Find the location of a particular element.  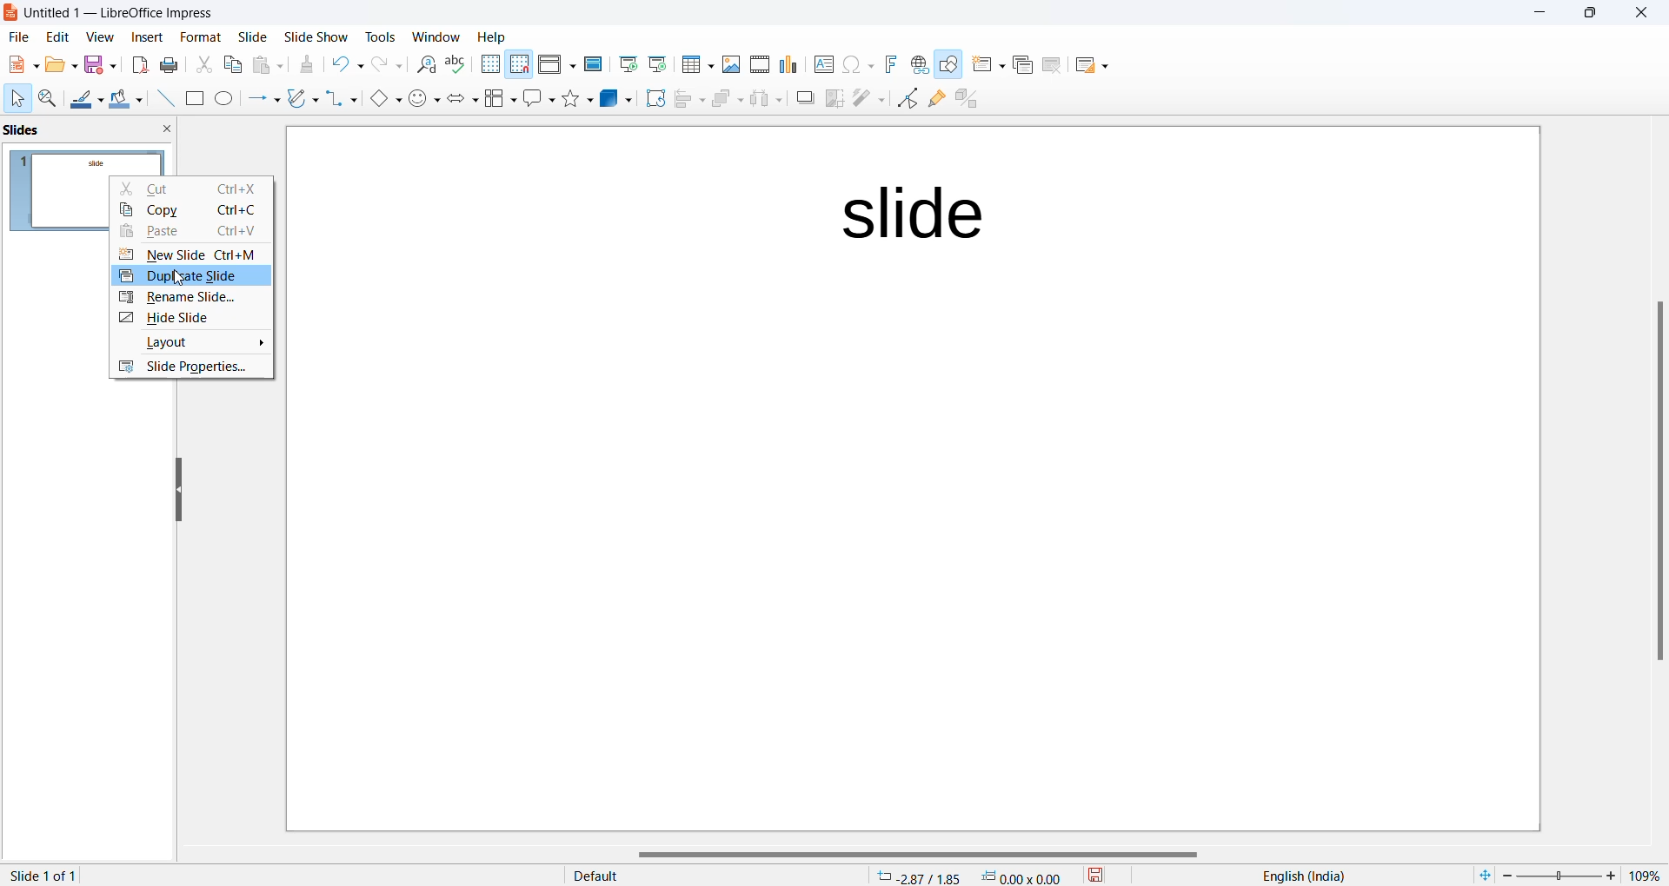

Cut is located at coordinates (202, 63).